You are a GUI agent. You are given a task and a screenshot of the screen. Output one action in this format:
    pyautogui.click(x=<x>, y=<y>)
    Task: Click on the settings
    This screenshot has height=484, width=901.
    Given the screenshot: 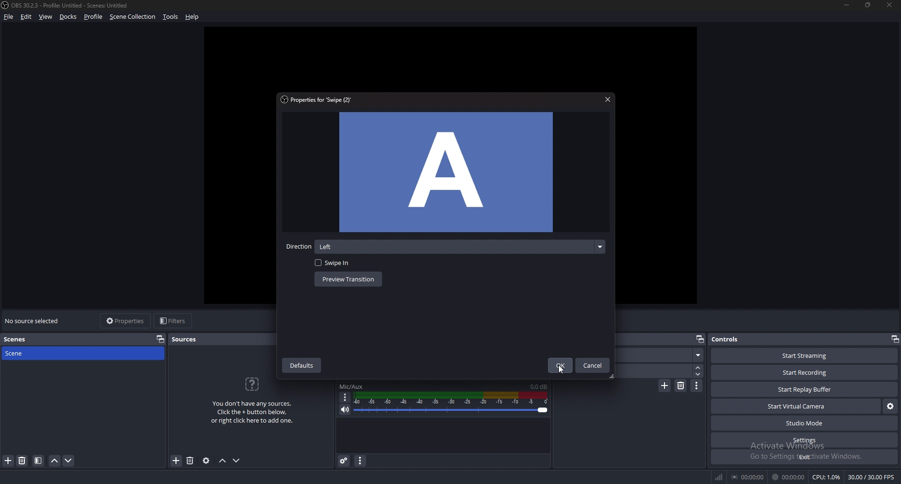 What is the action you would take?
    pyautogui.click(x=806, y=440)
    